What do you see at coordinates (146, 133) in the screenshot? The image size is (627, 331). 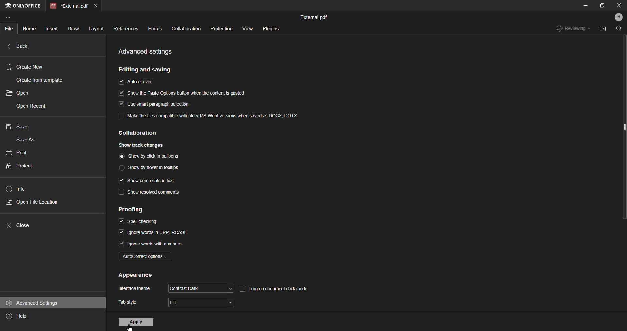 I see `collaboration` at bounding box center [146, 133].